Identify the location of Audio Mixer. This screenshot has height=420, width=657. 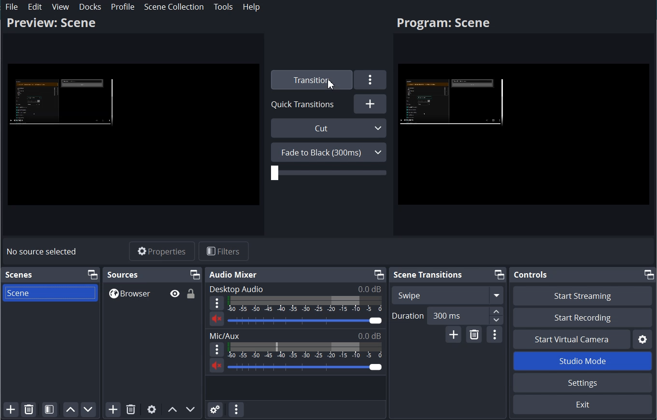
(234, 275).